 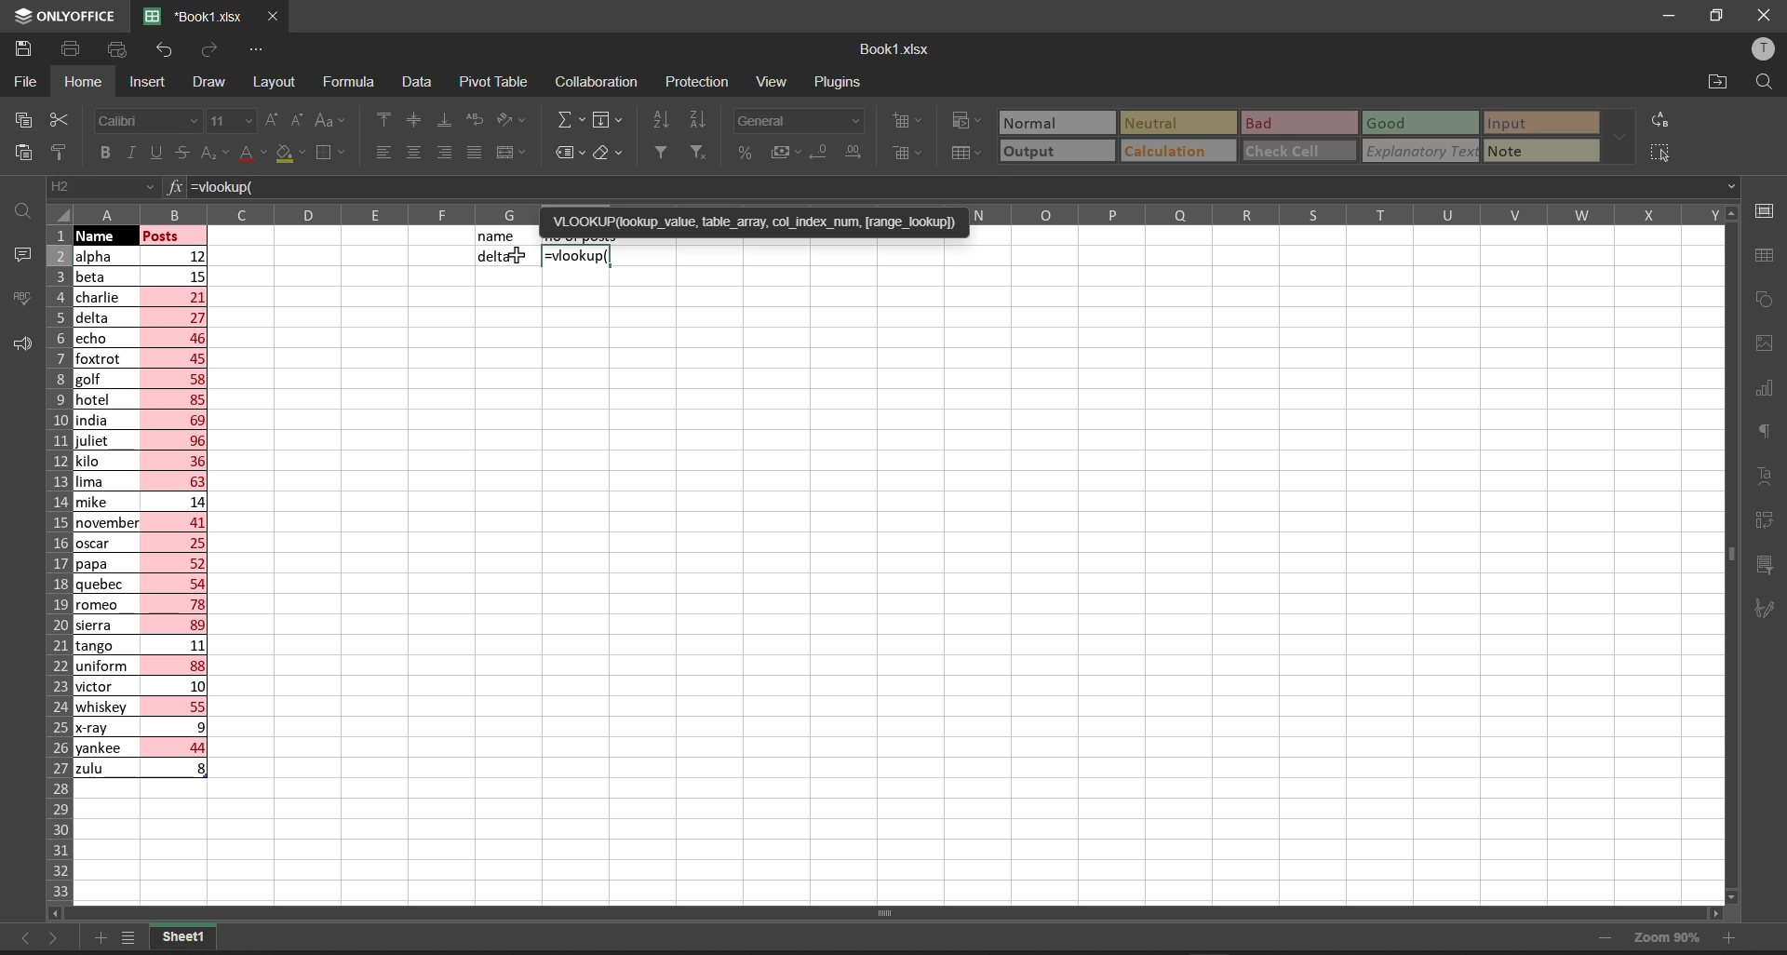 What do you see at coordinates (742, 155) in the screenshot?
I see `percent style` at bounding box center [742, 155].